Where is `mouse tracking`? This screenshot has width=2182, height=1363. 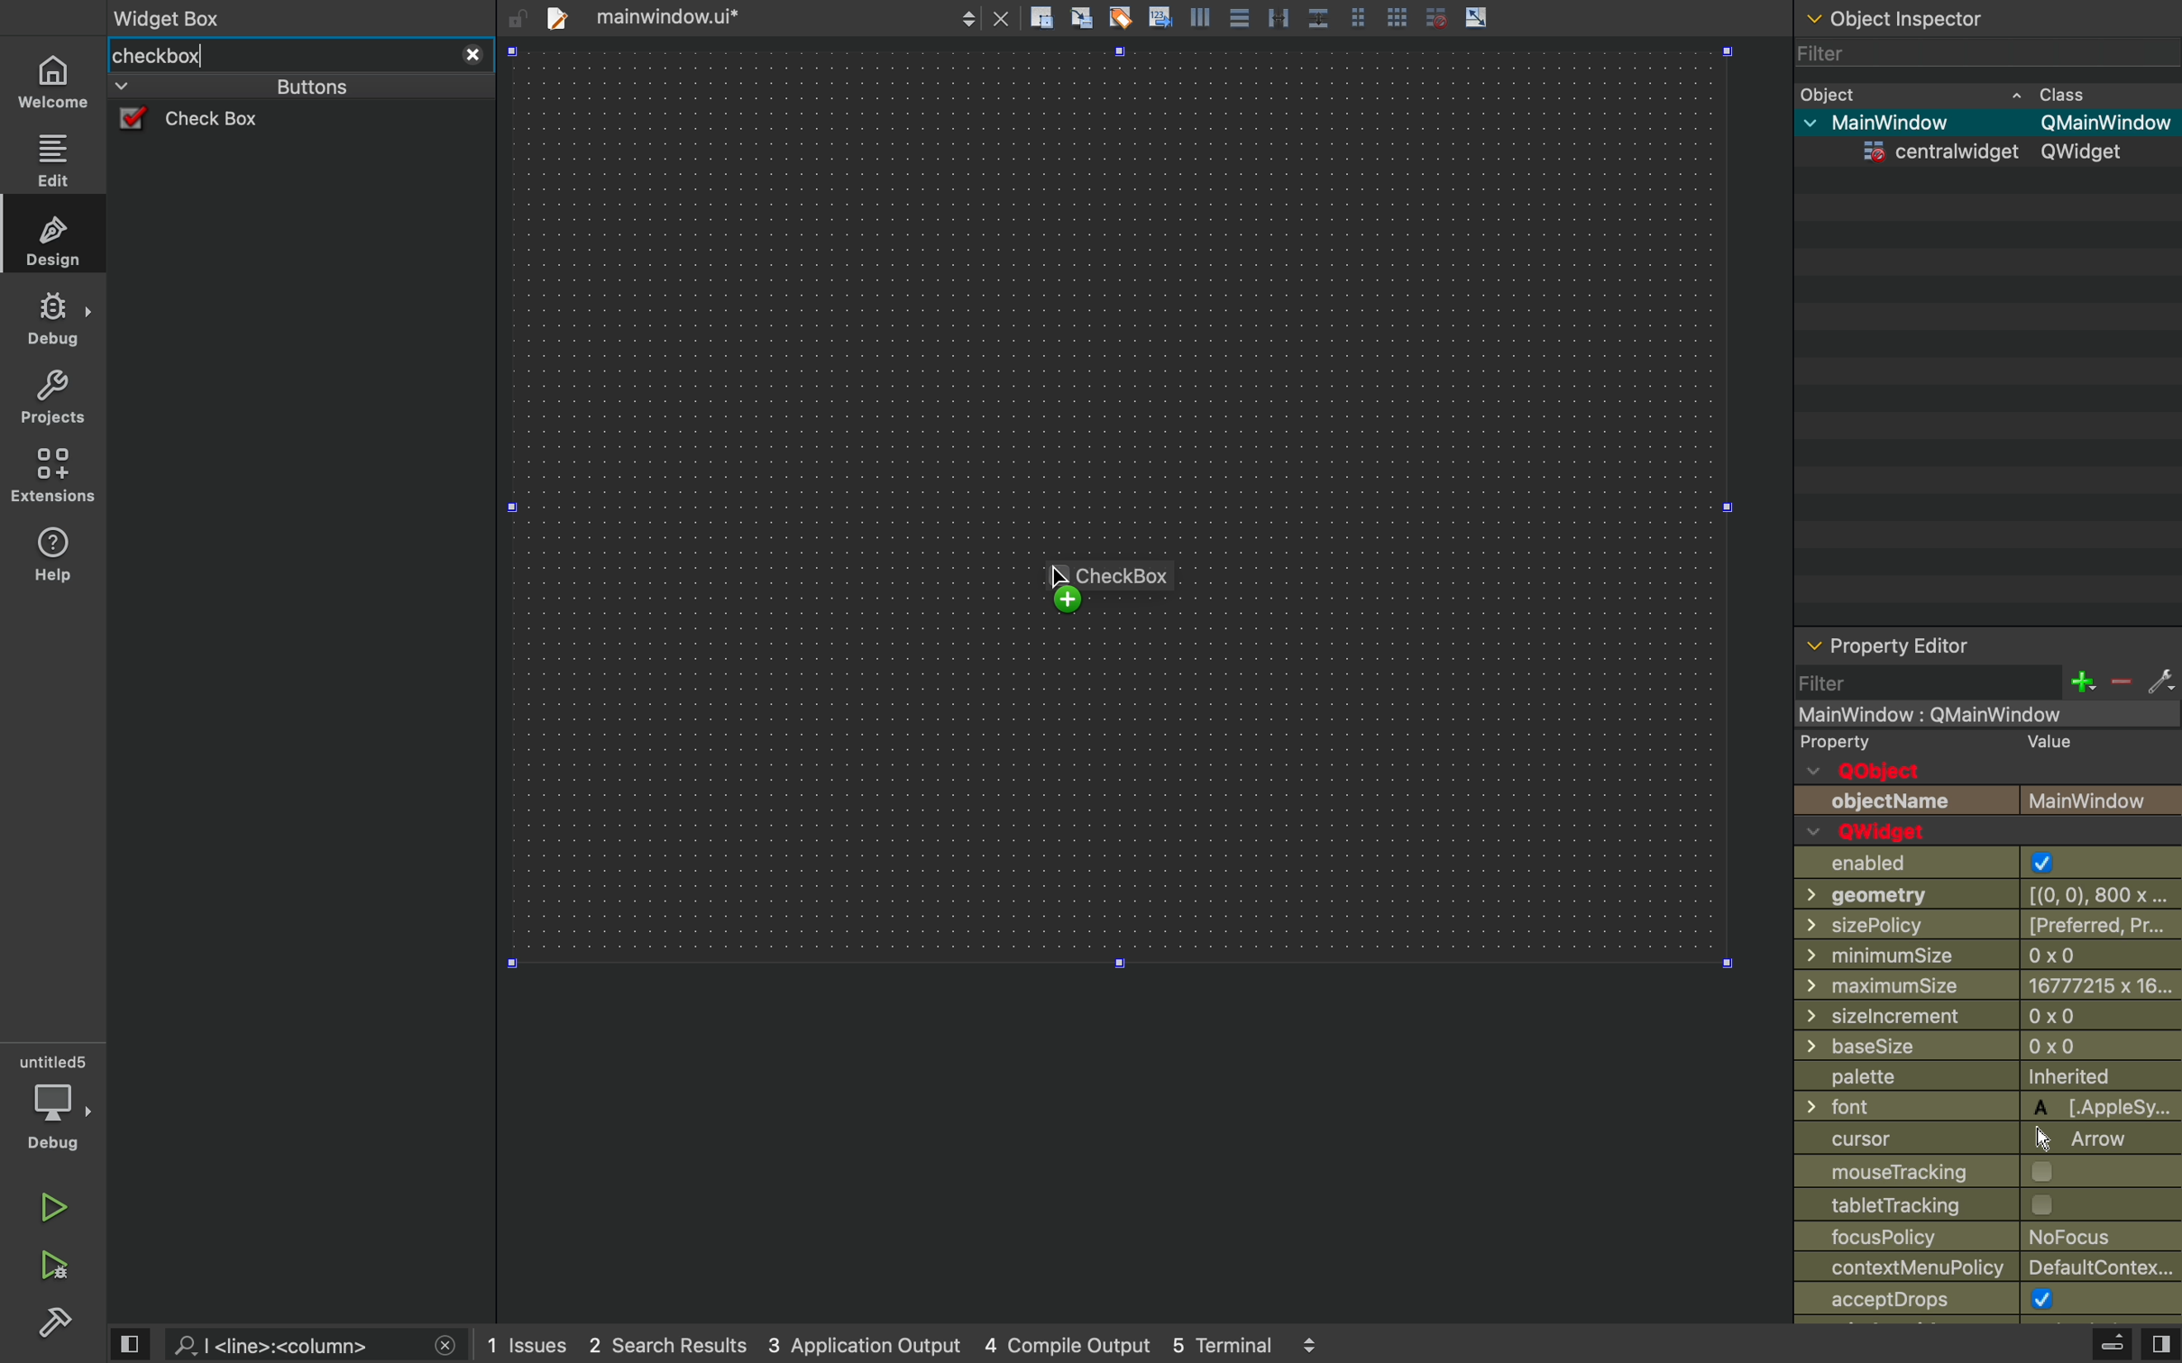 mouse tracking is located at coordinates (1985, 1170).